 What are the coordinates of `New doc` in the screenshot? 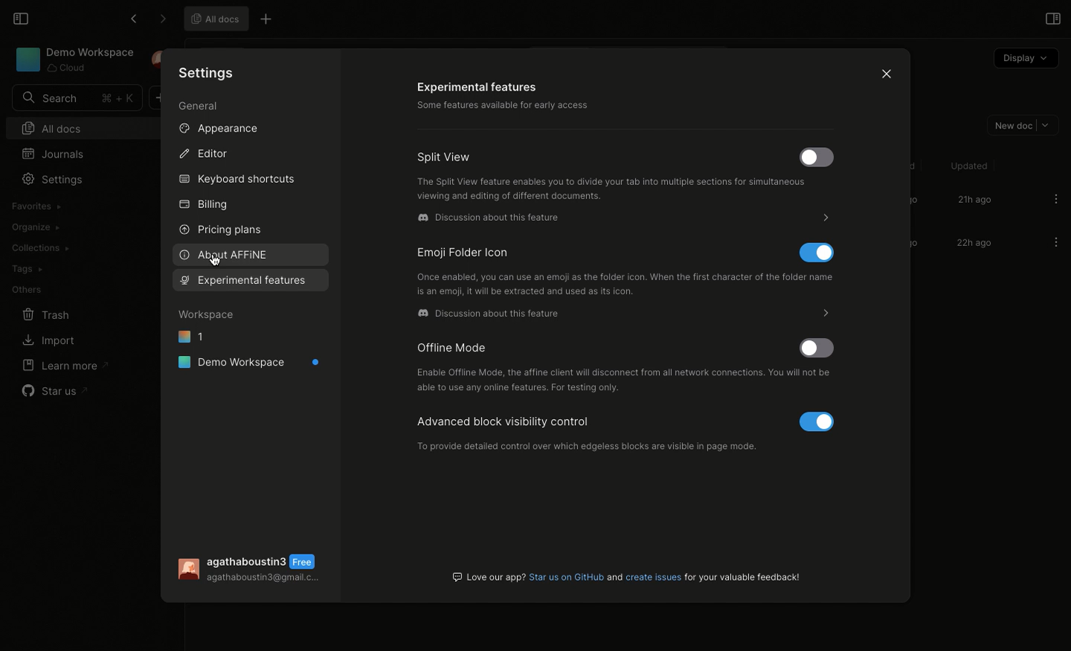 It's located at (1020, 124).